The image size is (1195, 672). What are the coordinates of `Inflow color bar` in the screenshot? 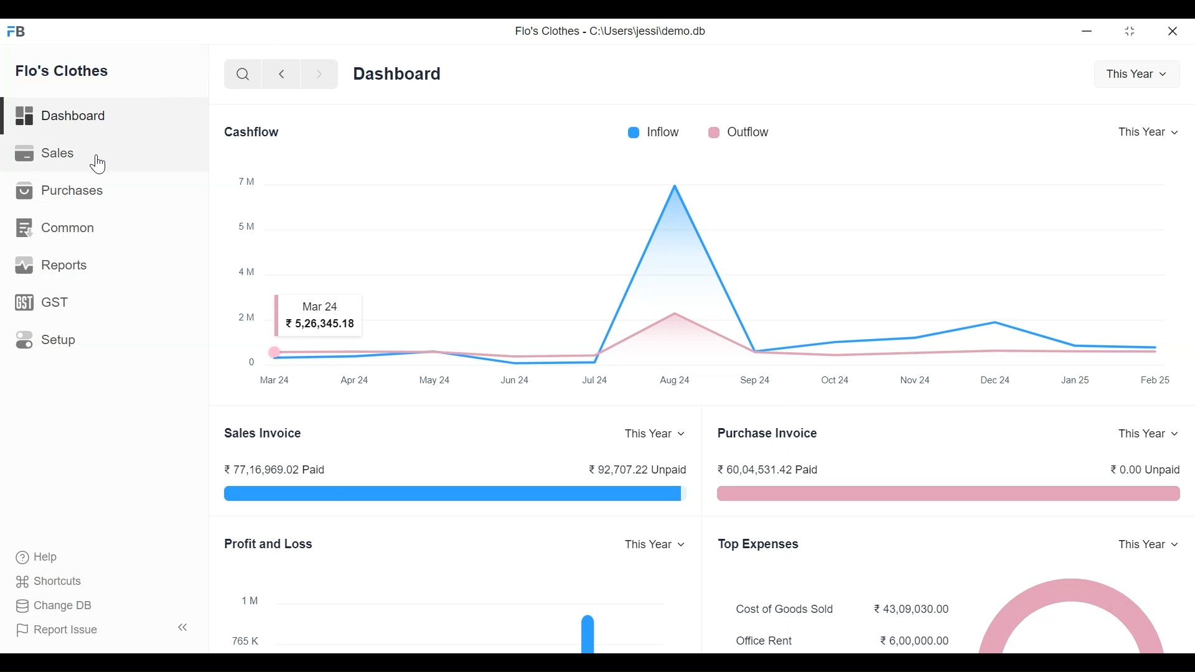 It's located at (633, 131).